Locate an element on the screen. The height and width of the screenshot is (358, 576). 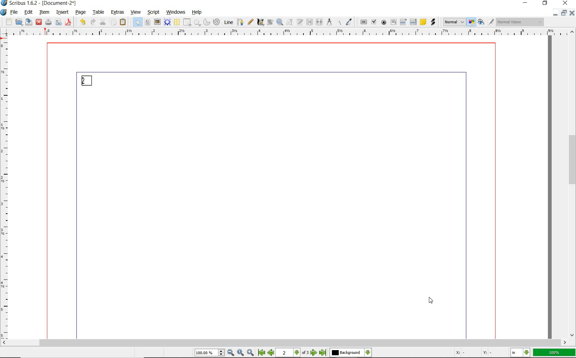
toggle color management is located at coordinates (472, 23).